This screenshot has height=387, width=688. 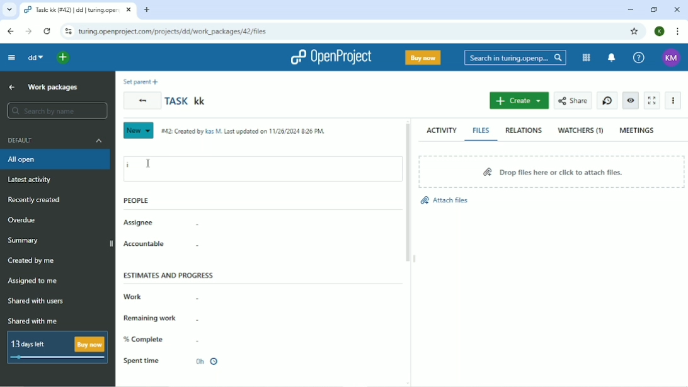 I want to click on Work, so click(x=164, y=297).